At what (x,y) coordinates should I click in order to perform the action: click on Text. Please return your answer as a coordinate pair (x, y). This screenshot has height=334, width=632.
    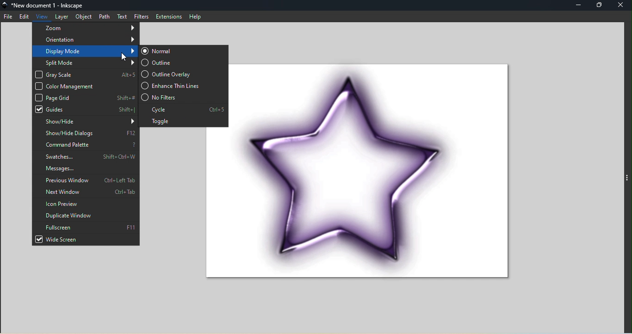
    Looking at the image, I should click on (121, 16).